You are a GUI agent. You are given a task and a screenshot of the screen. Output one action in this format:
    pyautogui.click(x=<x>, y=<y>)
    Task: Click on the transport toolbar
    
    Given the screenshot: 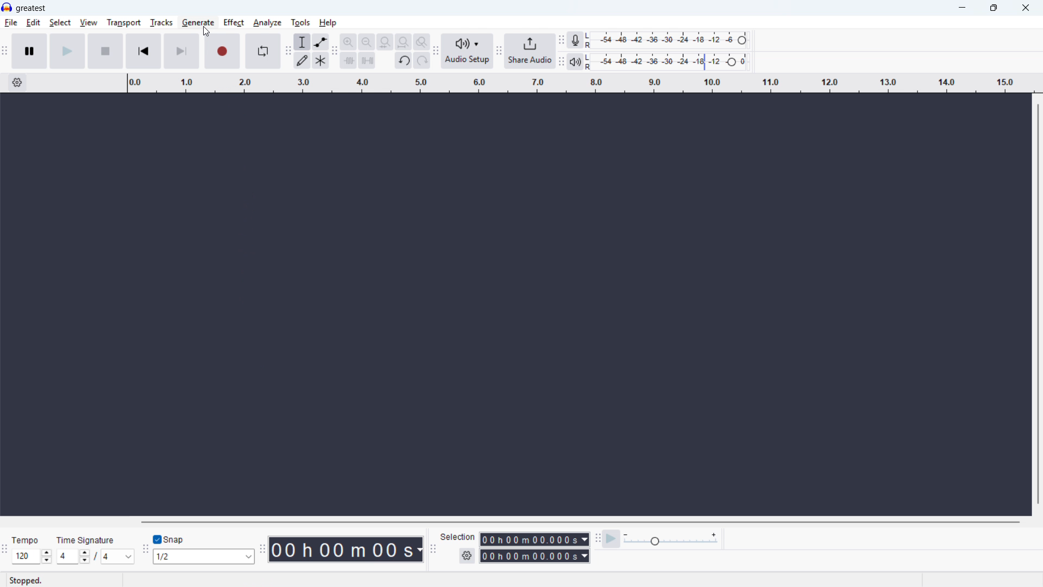 What is the action you would take?
    pyautogui.click(x=5, y=53)
    